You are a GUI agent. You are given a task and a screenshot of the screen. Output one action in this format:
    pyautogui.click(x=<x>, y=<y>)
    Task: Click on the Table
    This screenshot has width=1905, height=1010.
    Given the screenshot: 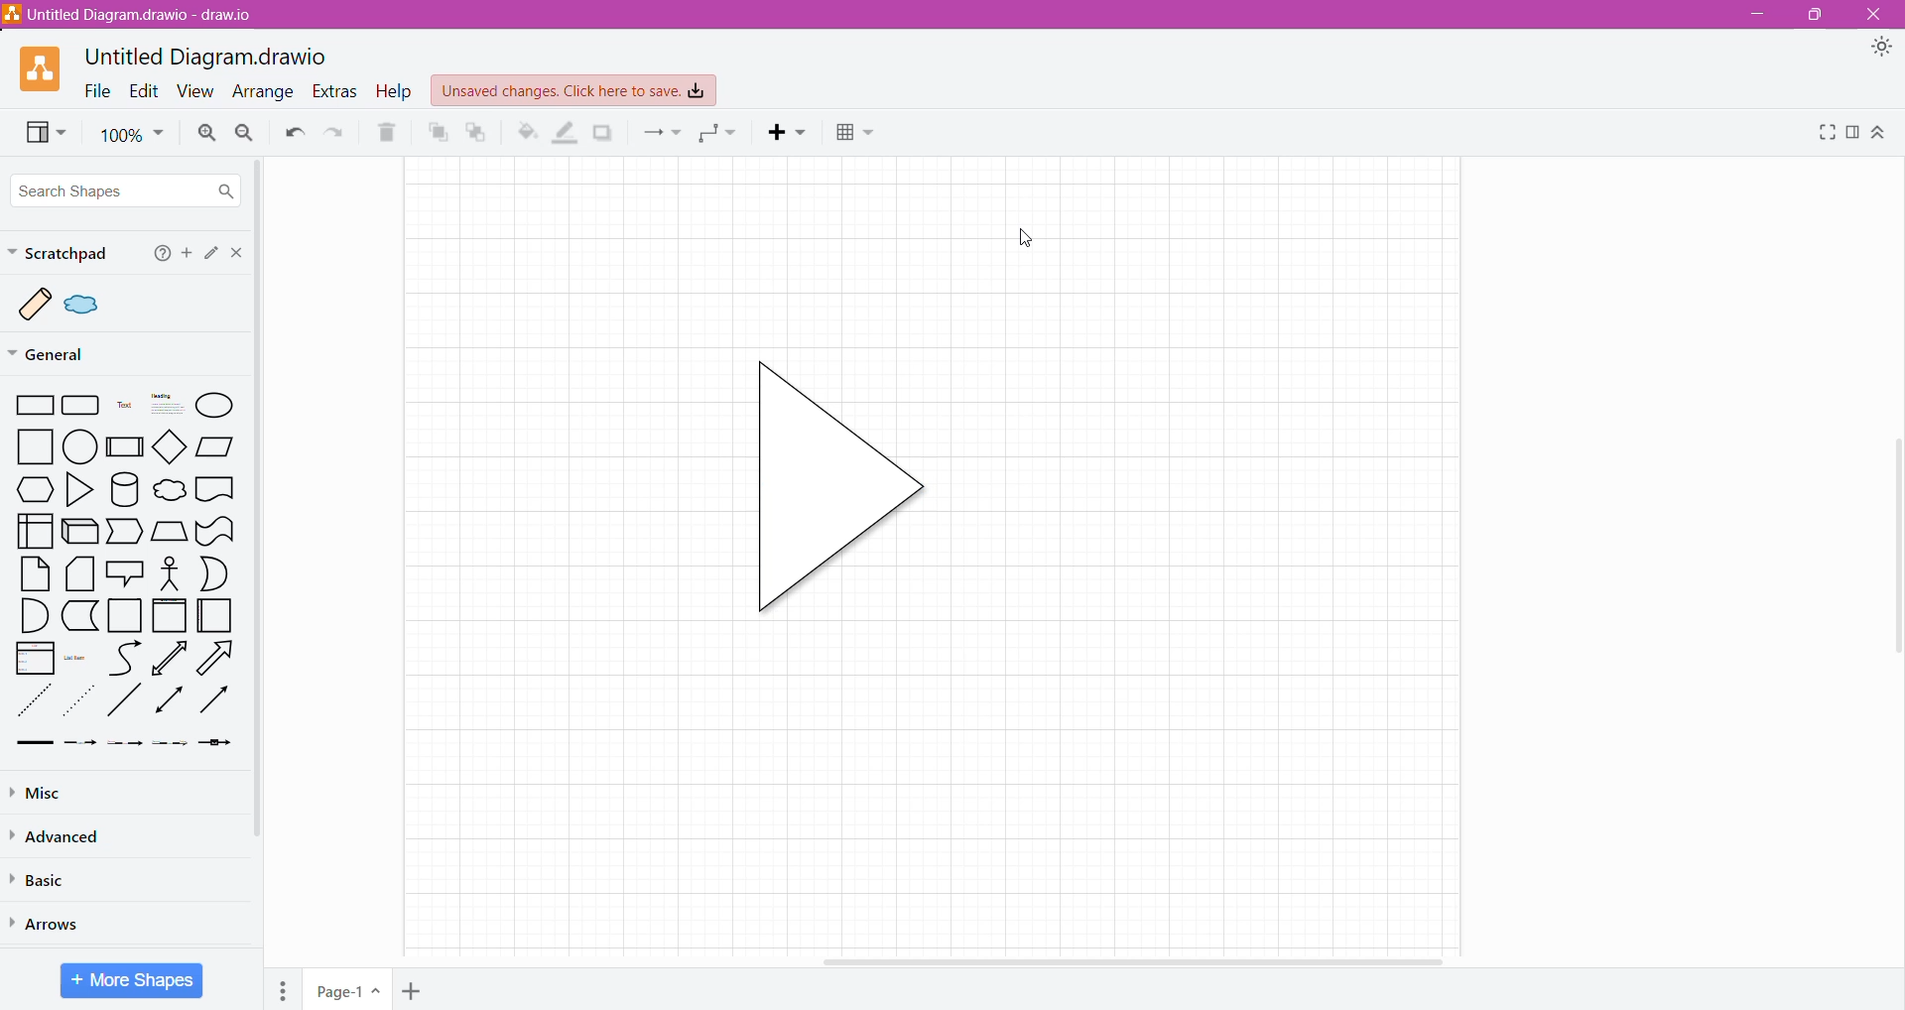 What is the action you would take?
    pyautogui.click(x=856, y=134)
    